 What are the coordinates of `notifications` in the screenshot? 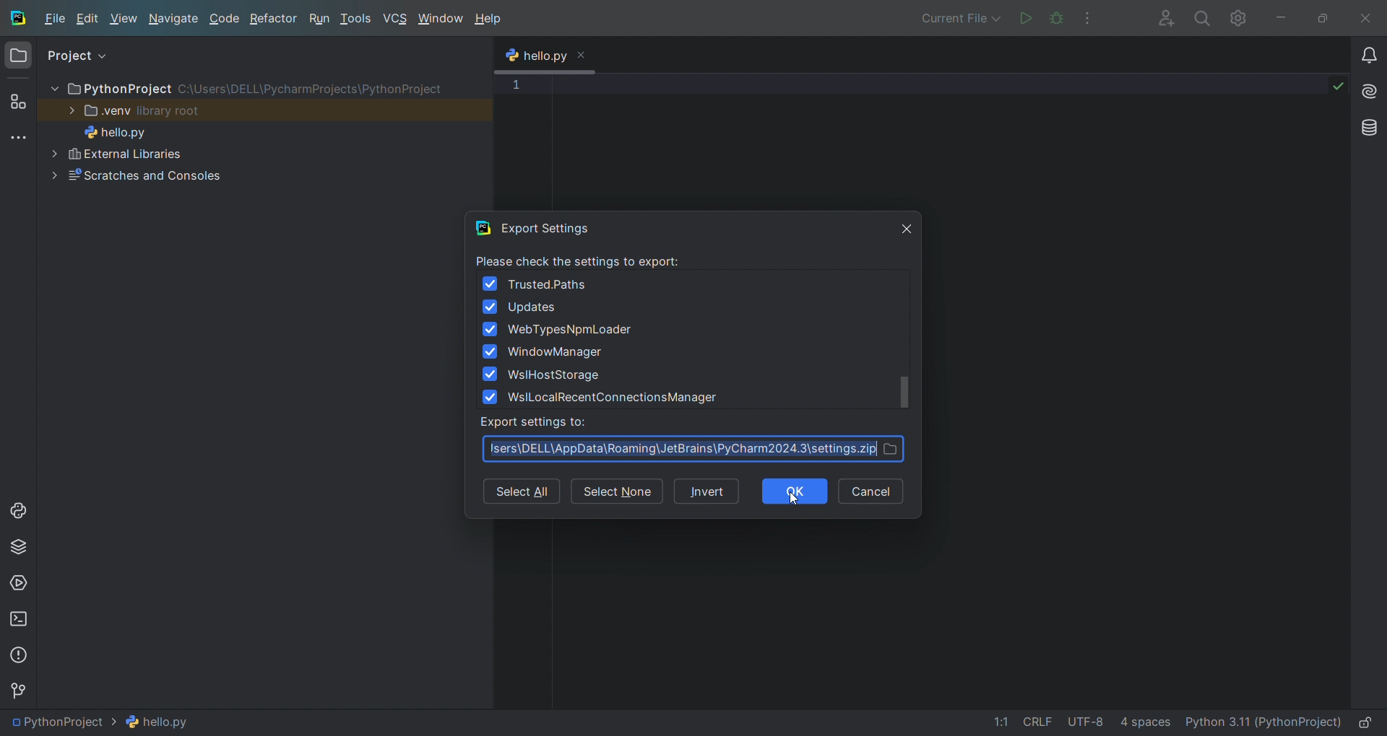 It's located at (1368, 57).